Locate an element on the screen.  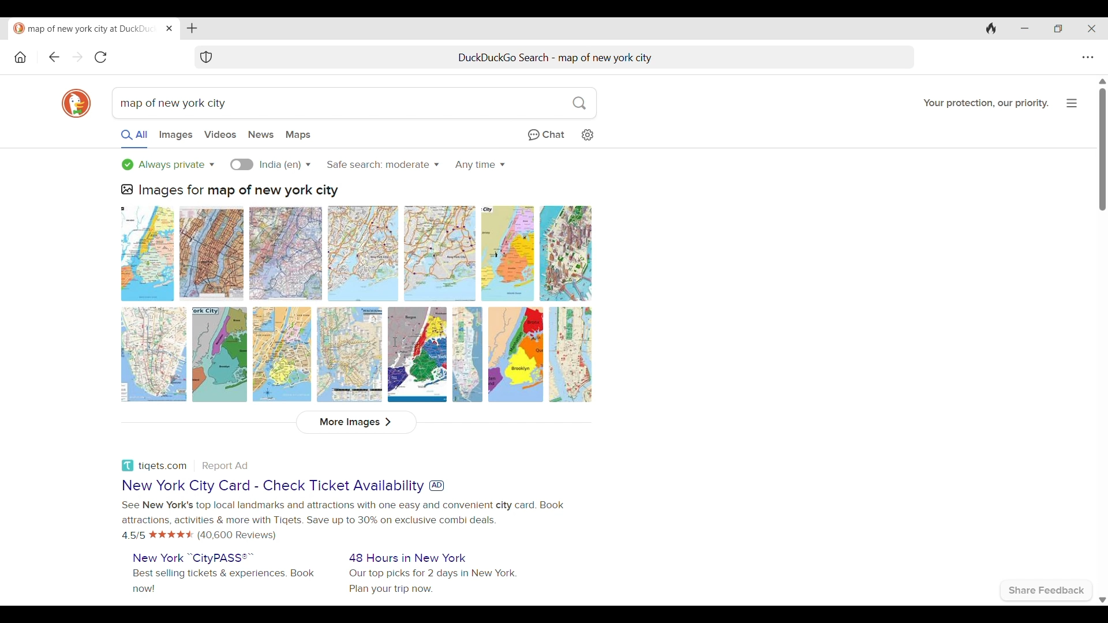
tigets.com is located at coordinates (163, 467).